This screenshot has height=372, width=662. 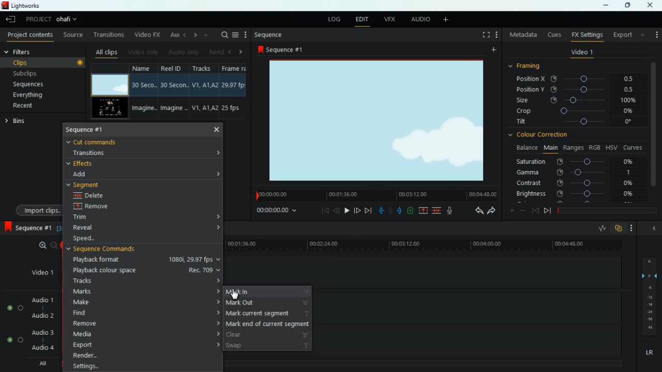 What do you see at coordinates (146, 35) in the screenshot?
I see `video fx` at bounding box center [146, 35].